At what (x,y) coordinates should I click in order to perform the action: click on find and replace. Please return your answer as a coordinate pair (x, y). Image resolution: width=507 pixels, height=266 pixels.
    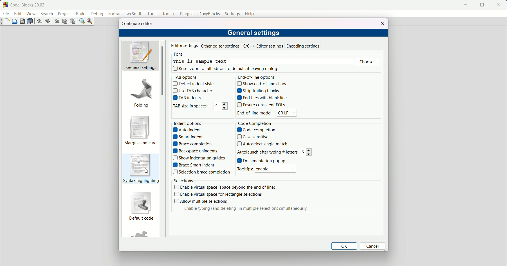
    Looking at the image, I should click on (90, 21).